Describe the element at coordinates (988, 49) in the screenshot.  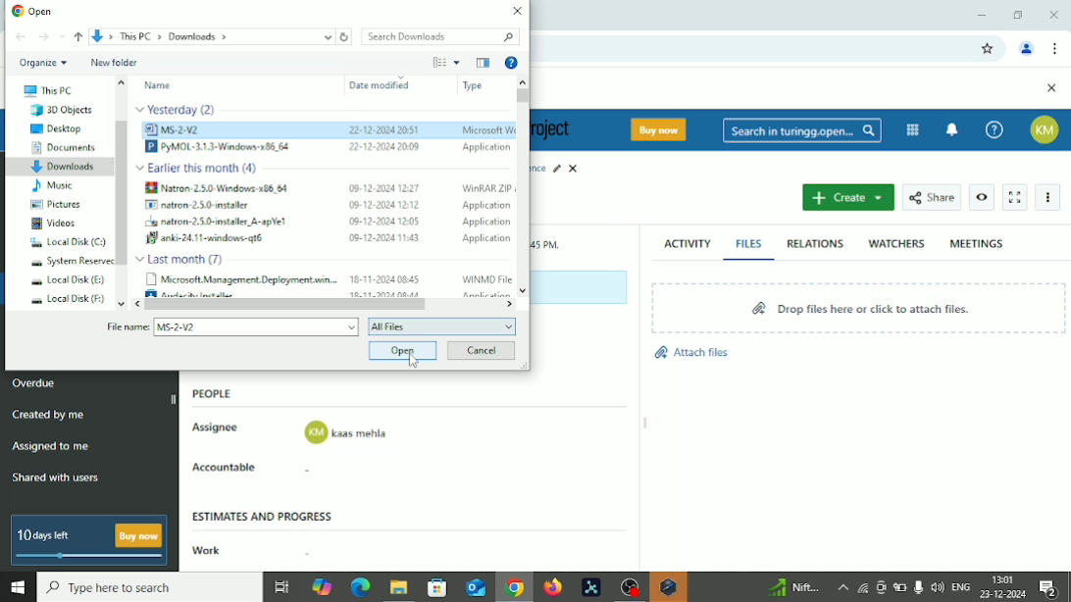
I see `Bookmark this tab` at that location.